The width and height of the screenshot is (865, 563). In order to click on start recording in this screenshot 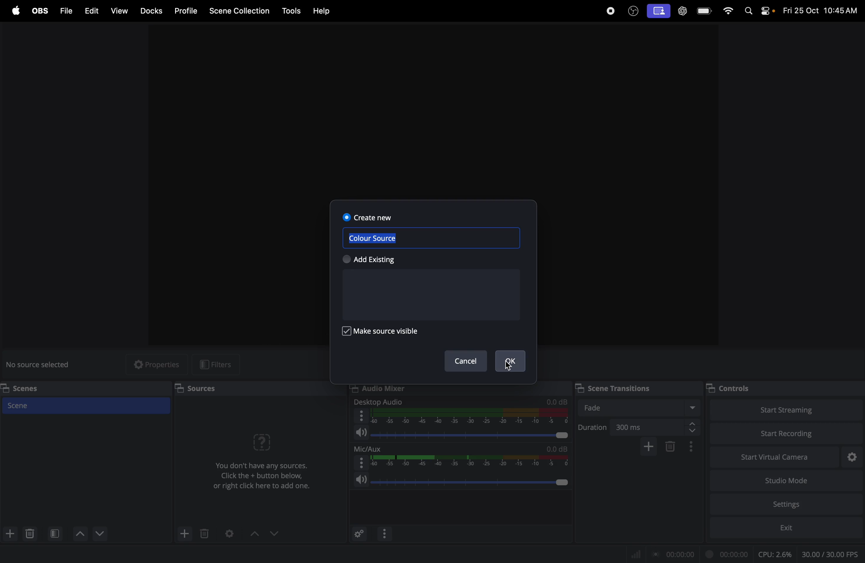, I will do `click(778, 432)`.